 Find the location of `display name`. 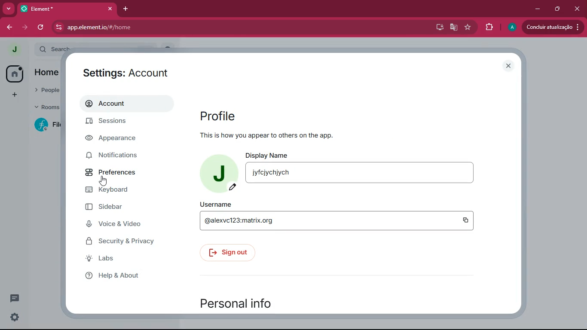

display name is located at coordinates (267, 154).